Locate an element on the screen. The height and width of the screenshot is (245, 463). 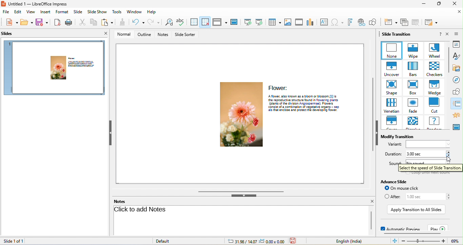
fade is located at coordinates (412, 106).